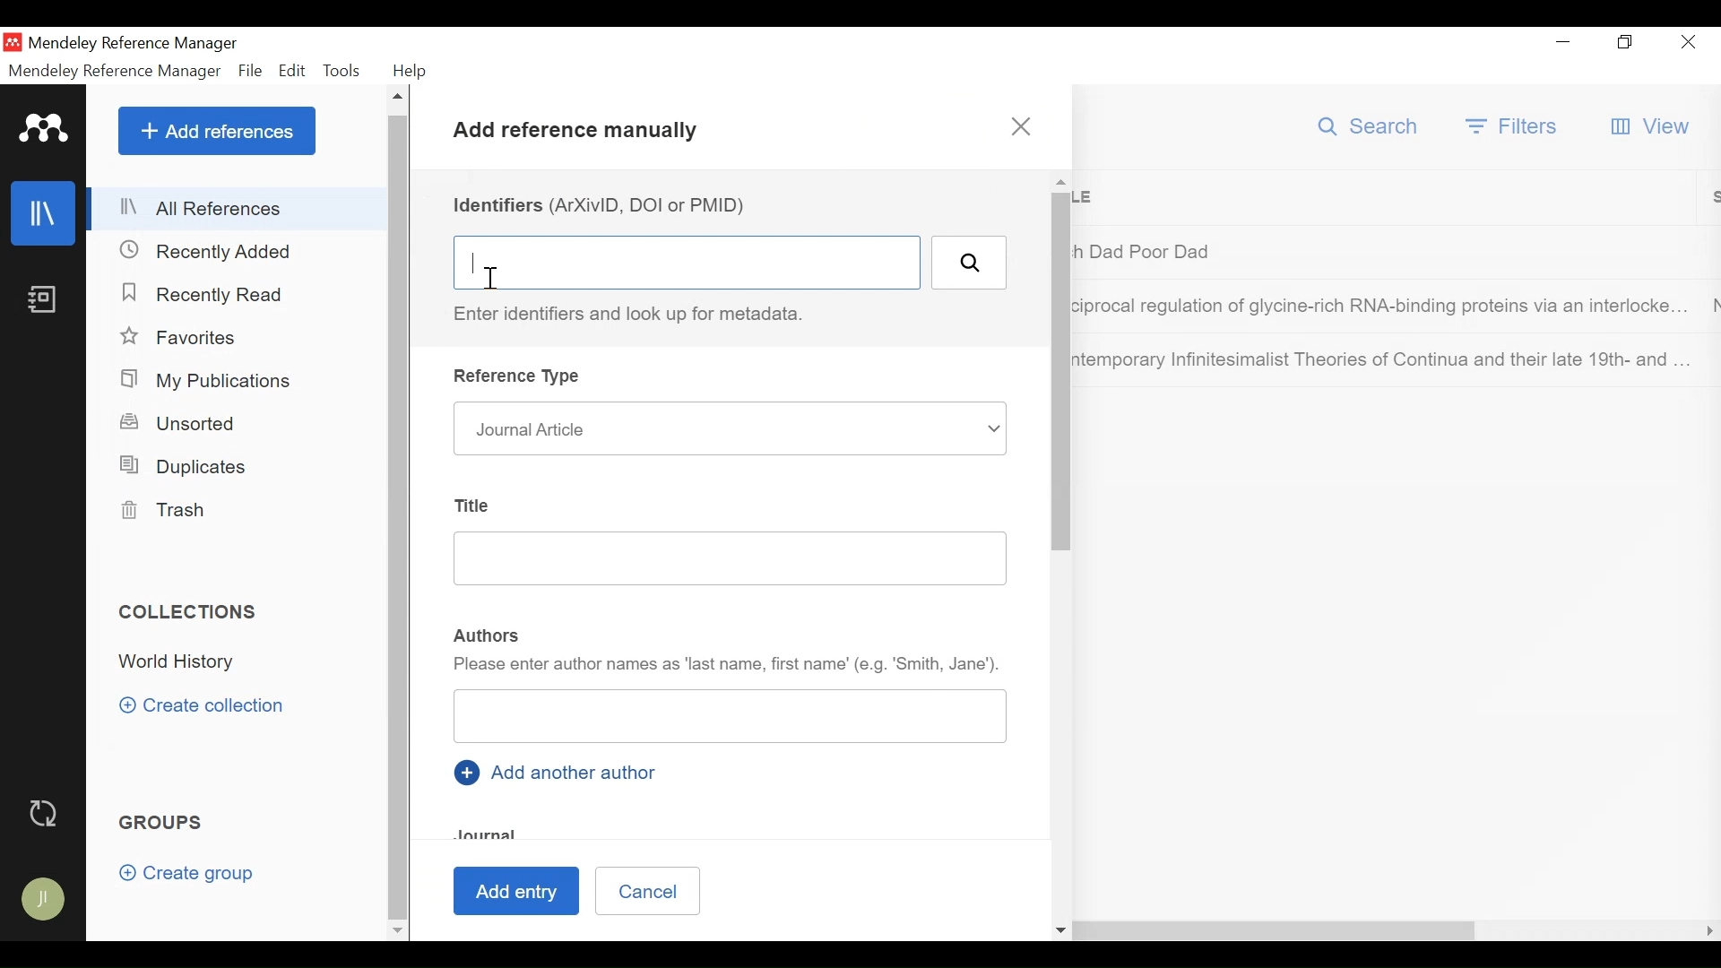 The width and height of the screenshot is (1721, 968). Describe the element at coordinates (488, 275) in the screenshot. I see `insertion cursor` at that location.